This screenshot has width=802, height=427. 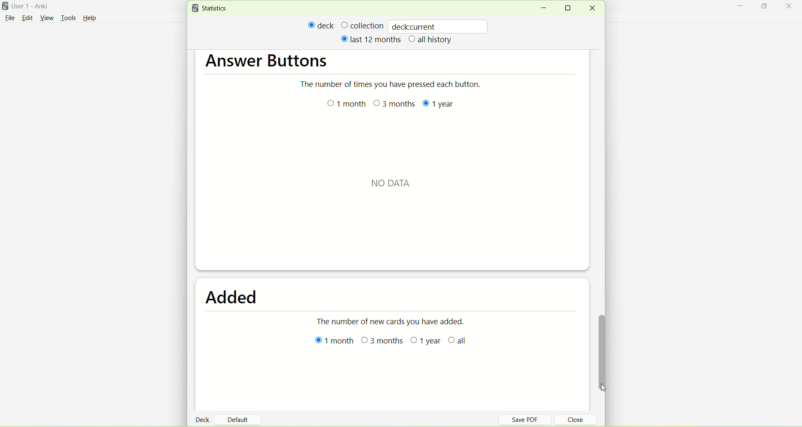 What do you see at coordinates (571, 8) in the screenshot?
I see `maximize` at bounding box center [571, 8].